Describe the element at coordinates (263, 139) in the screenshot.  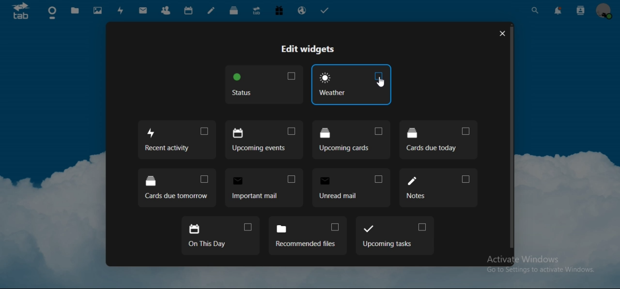
I see `upcoming events` at that location.